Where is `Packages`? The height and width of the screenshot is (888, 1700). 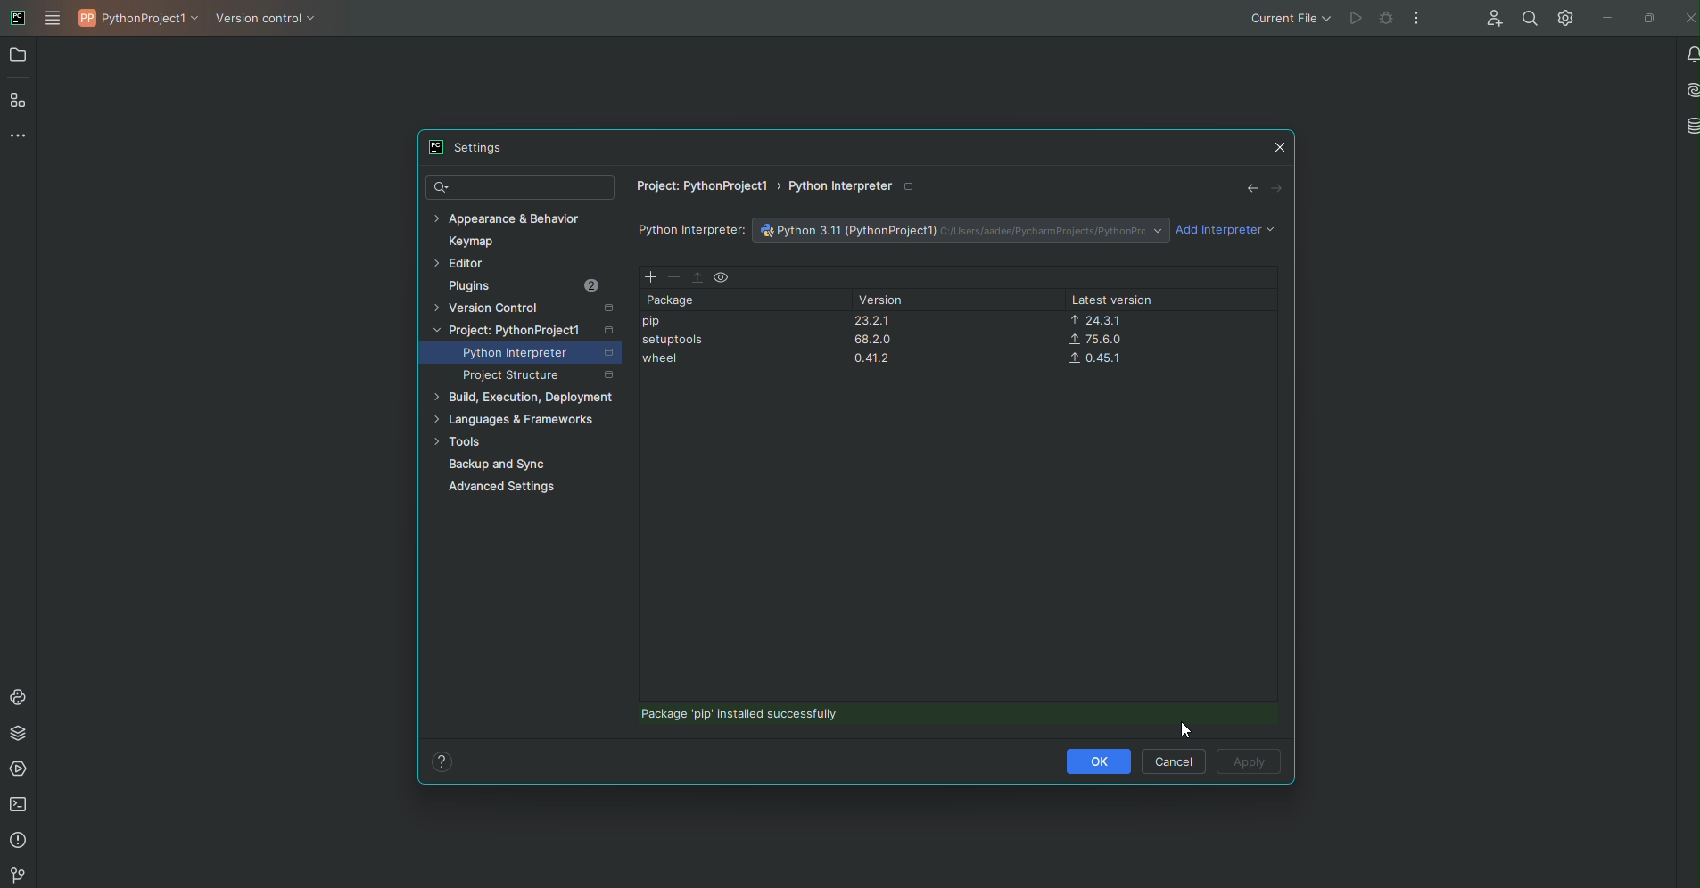 Packages is located at coordinates (17, 736).